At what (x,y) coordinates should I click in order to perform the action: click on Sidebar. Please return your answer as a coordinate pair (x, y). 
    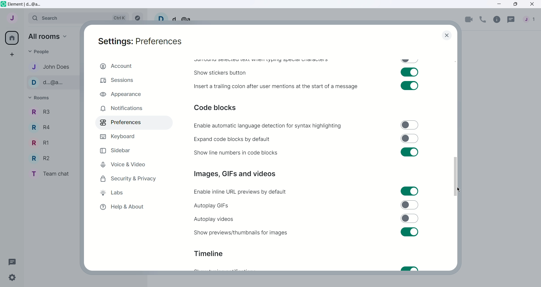
    Looking at the image, I should click on (125, 150).